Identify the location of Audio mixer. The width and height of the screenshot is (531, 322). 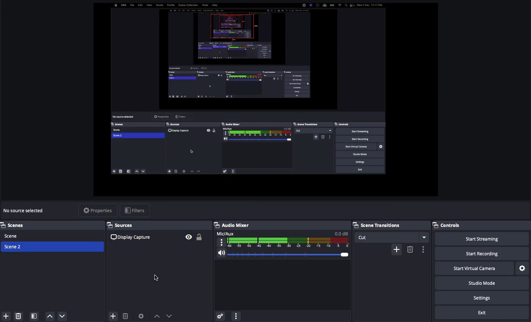
(233, 225).